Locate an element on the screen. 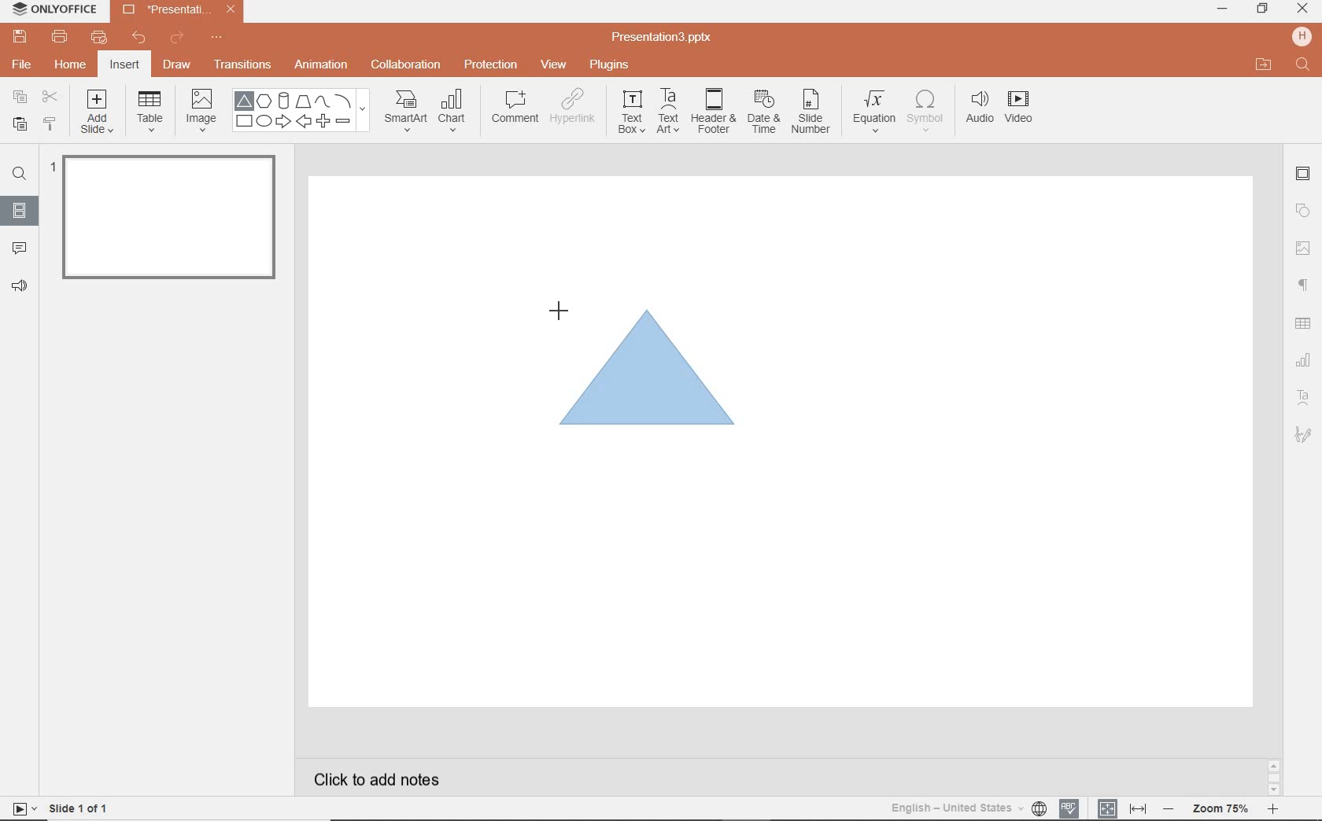  FIND is located at coordinates (1304, 66).